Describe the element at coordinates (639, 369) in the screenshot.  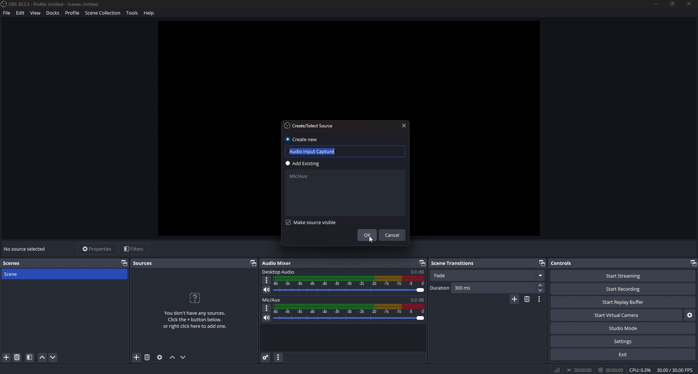
I see `0 CPU: 0.69` at that location.